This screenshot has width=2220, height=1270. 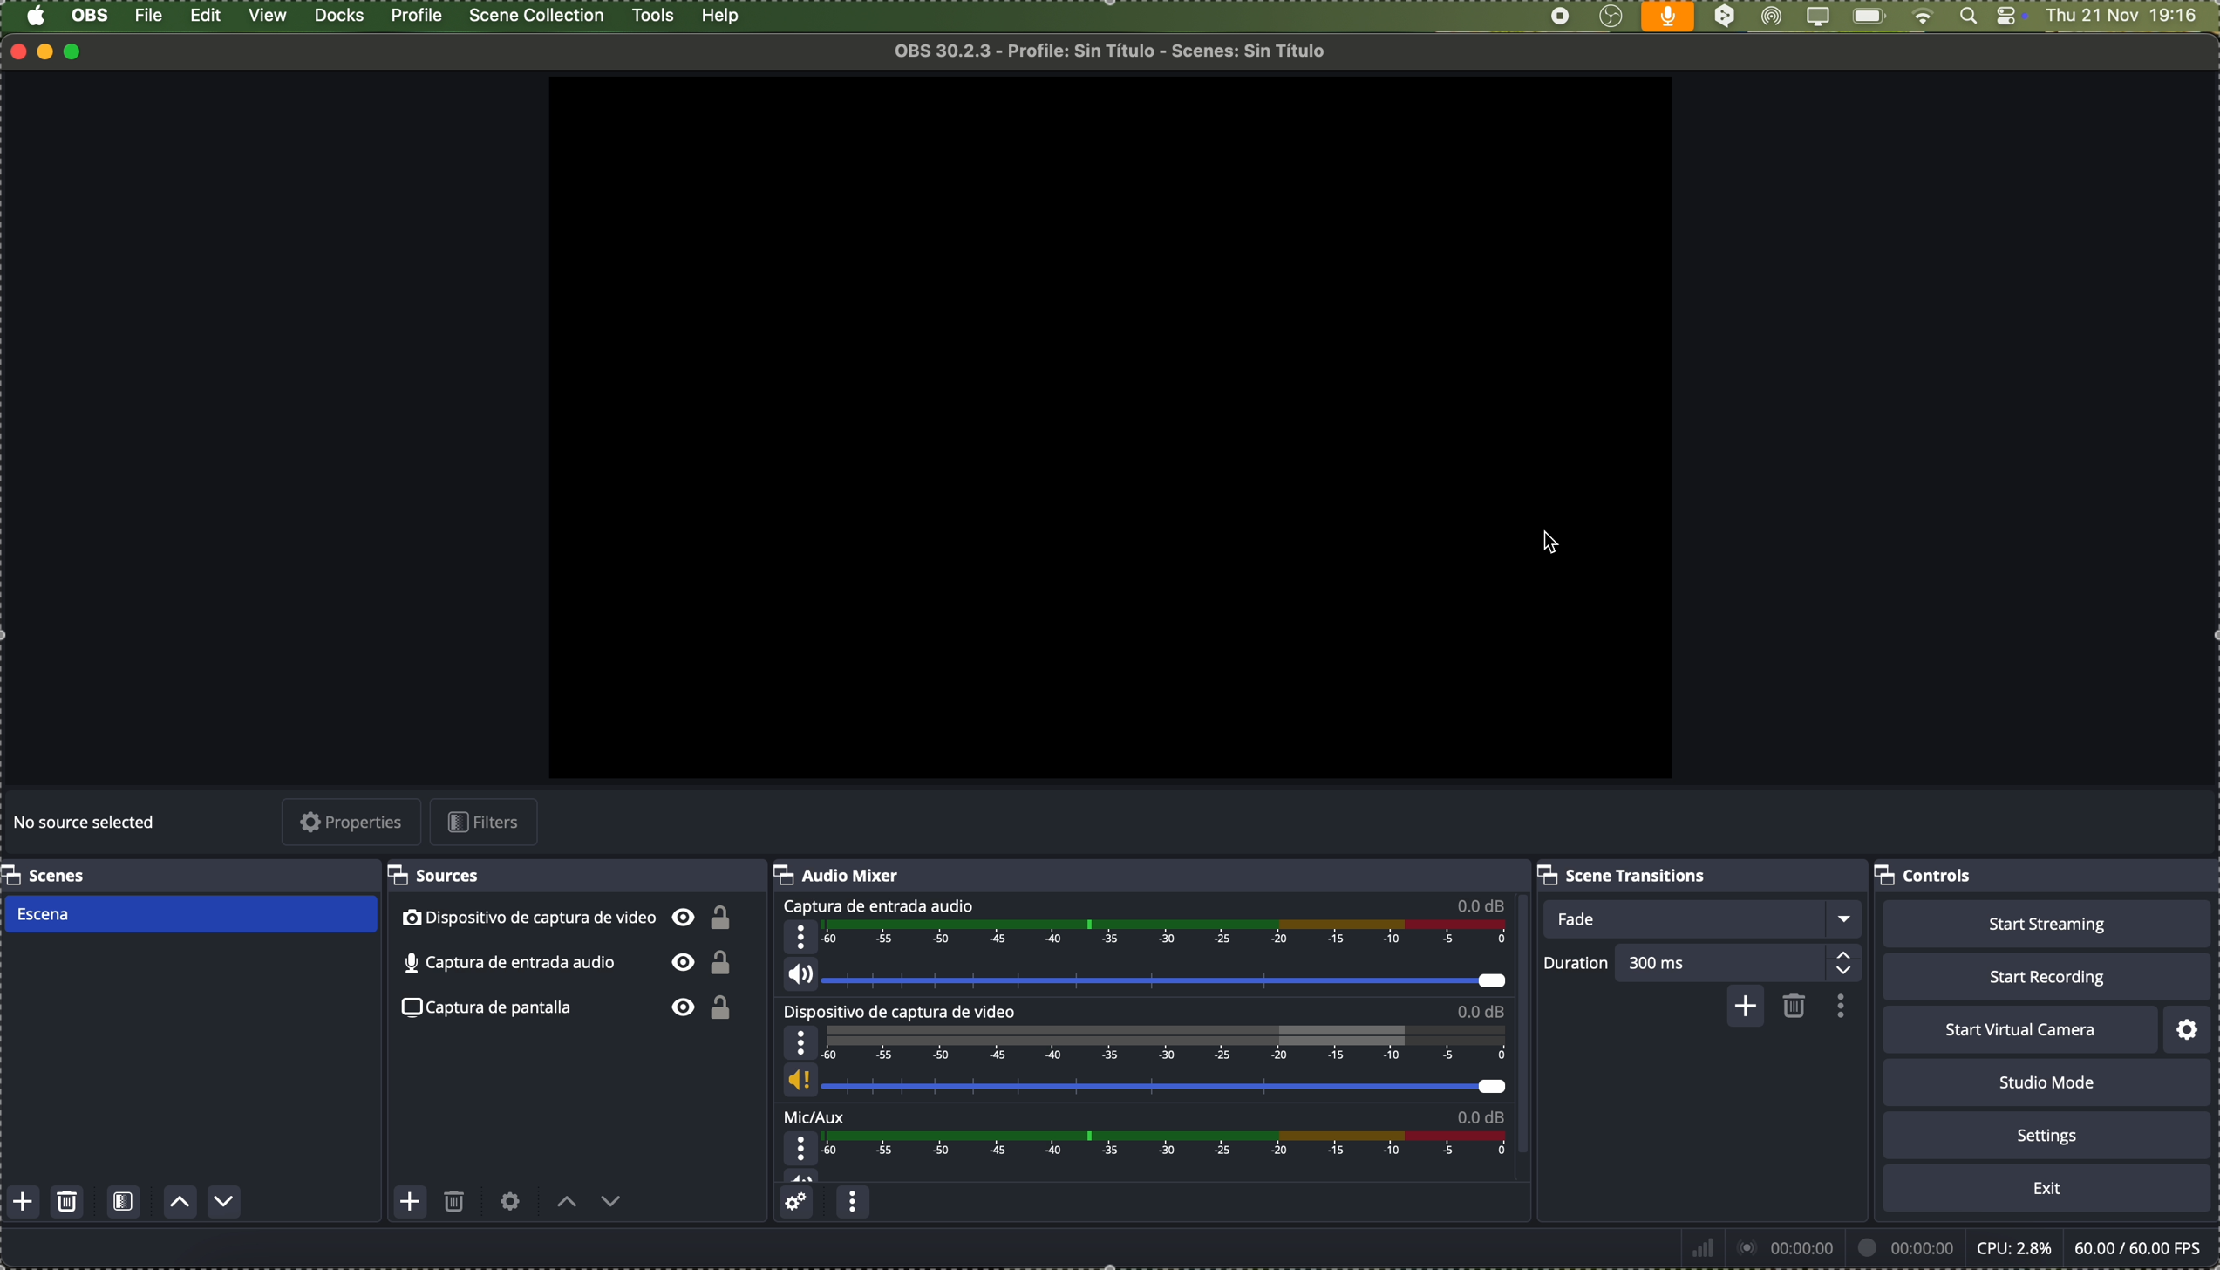 I want to click on duration, so click(x=1576, y=966).